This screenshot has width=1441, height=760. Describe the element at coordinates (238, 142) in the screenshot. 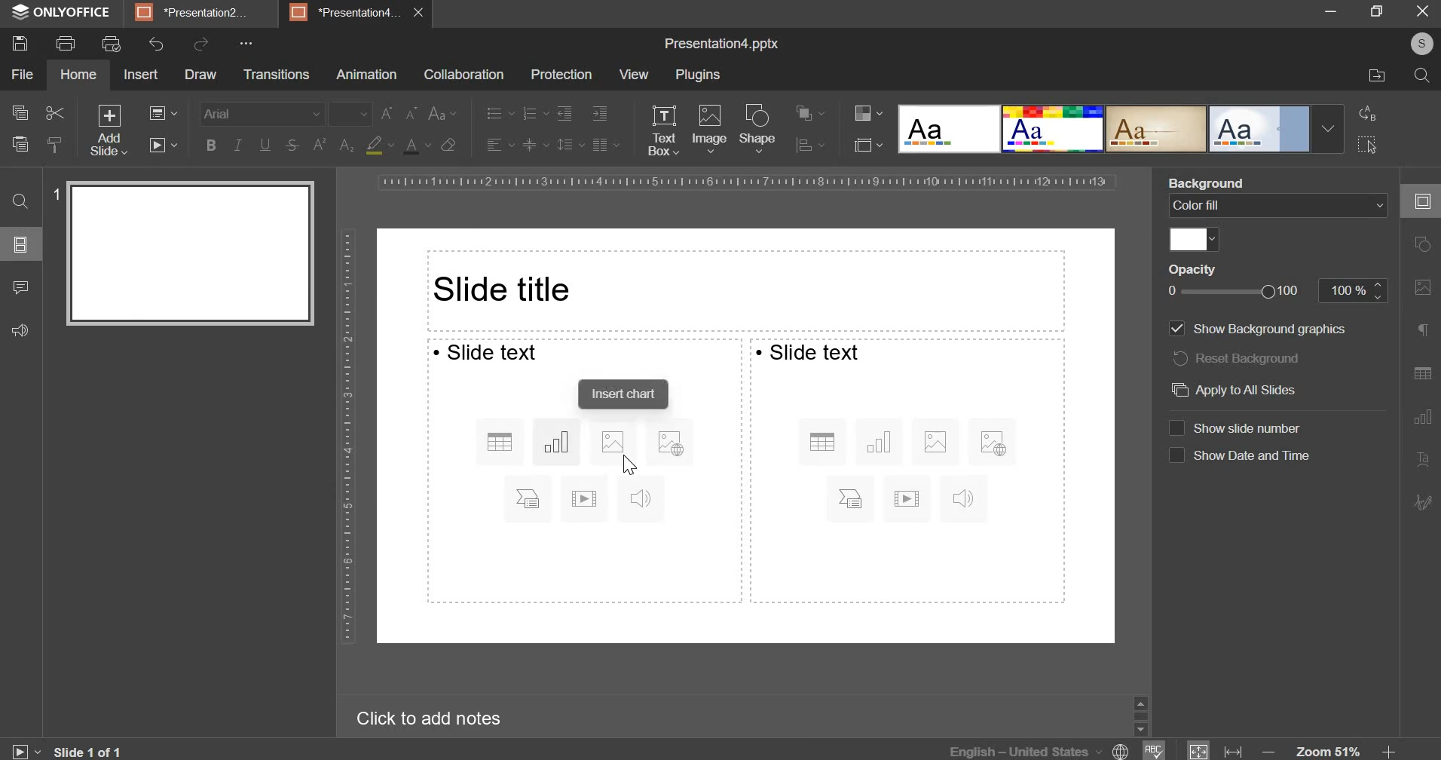

I see `italics` at that location.